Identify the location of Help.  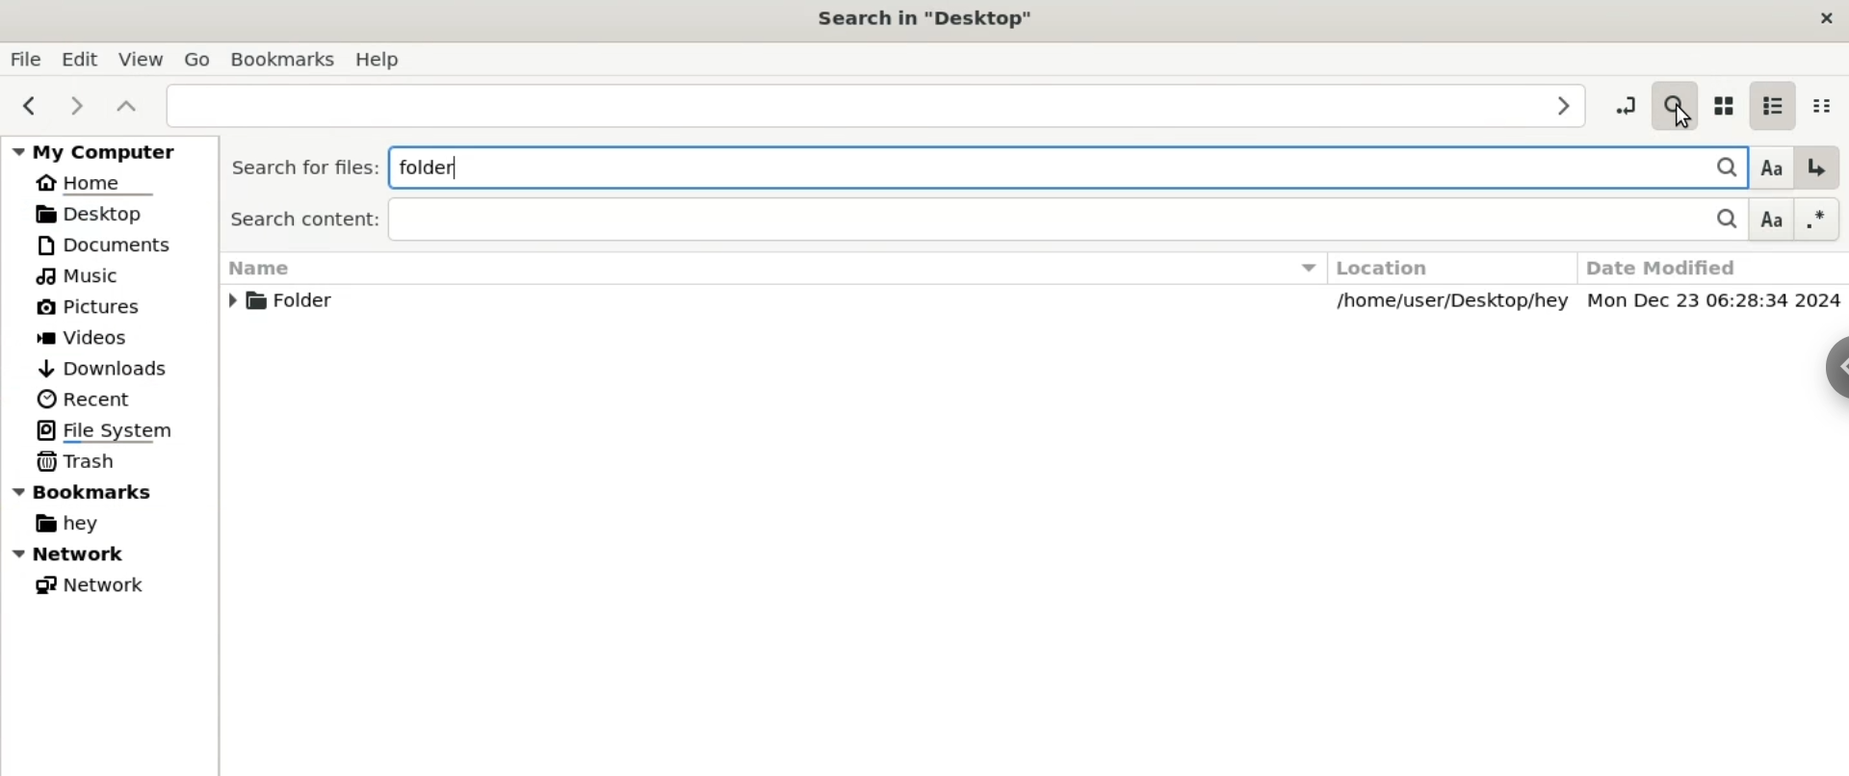
(382, 58).